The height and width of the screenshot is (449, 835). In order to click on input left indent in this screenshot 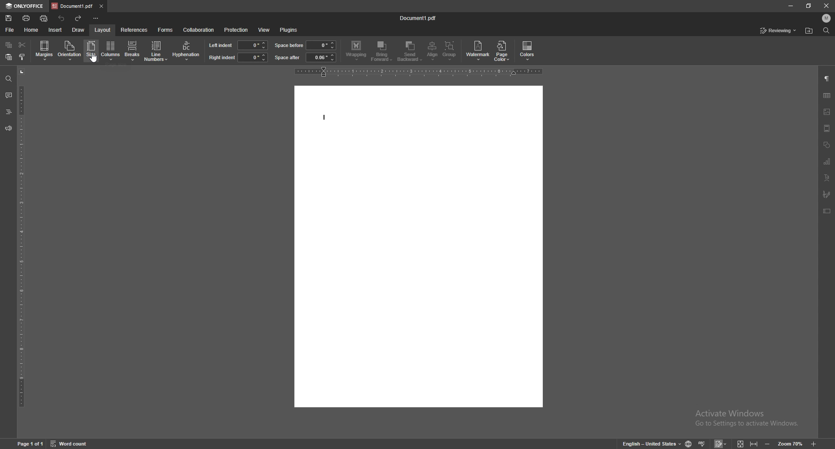, I will do `click(253, 45)`.